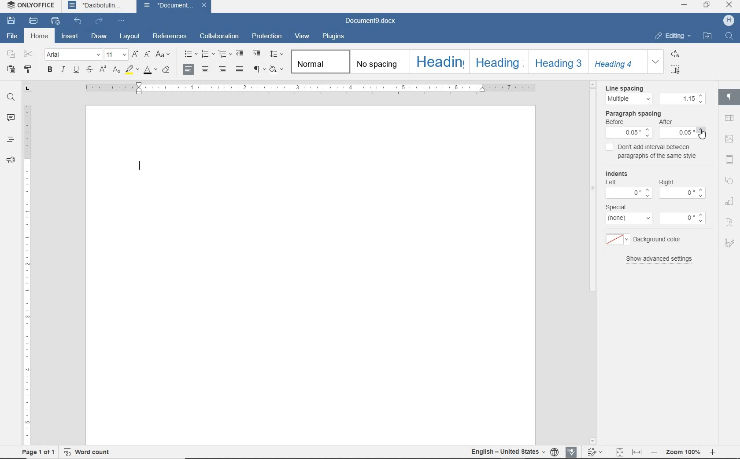 The height and width of the screenshot is (459, 740). What do you see at coordinates (682, 99) in the screenshot?
I see `spacing` at bounding box center [682, 99].